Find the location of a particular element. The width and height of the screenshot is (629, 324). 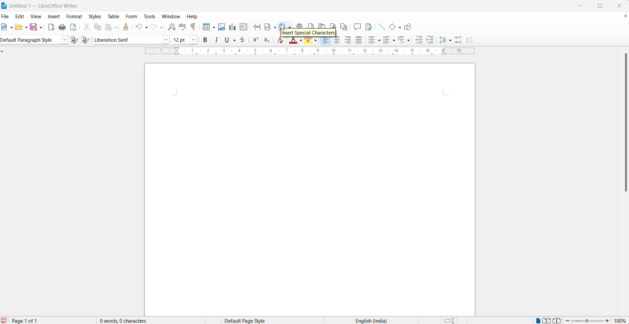

insert special characters is located at coordinates (285, 27).